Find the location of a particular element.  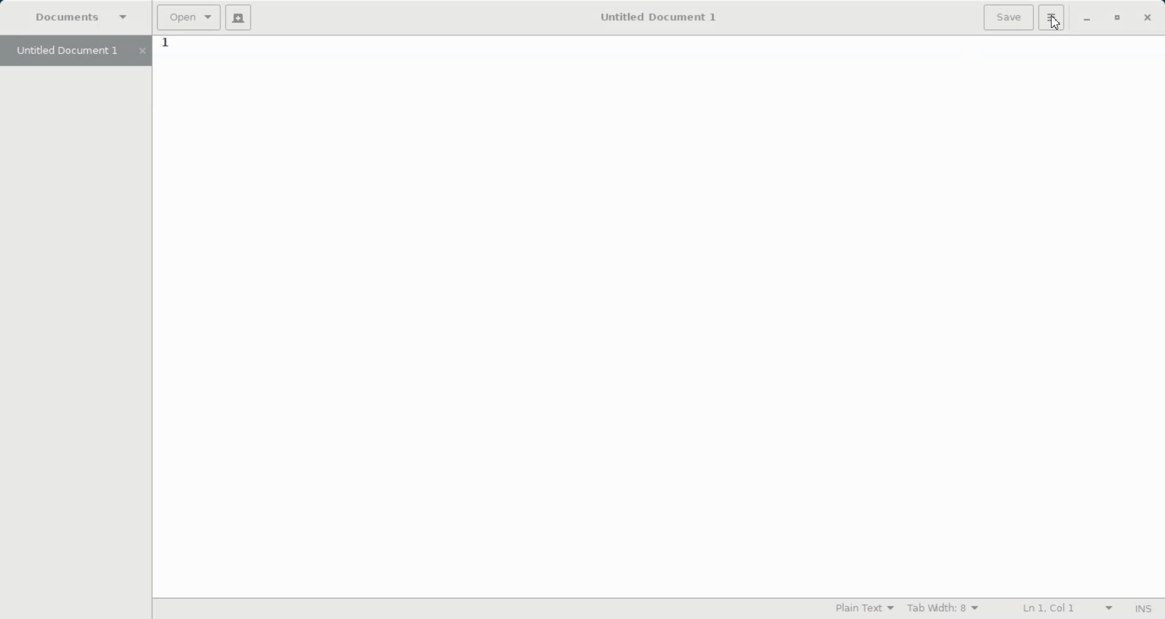

Untitled Document 1  is located at coordinates (74, 51).